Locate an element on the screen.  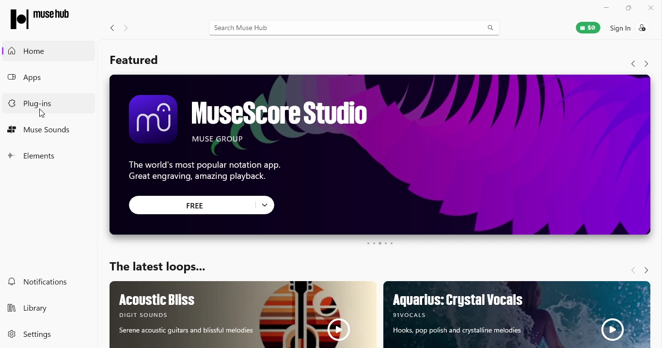
Featured is located at coordinates (135, 62).